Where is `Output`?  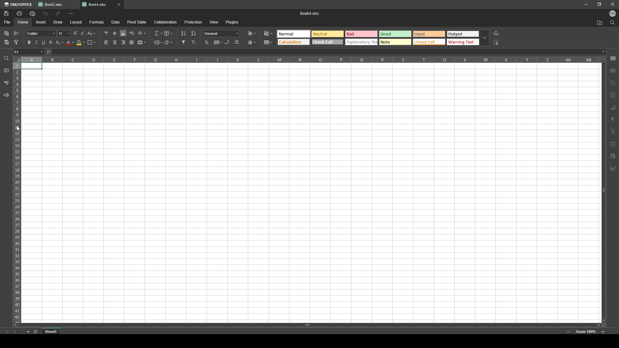
Output is located at coordinates (463, 34).